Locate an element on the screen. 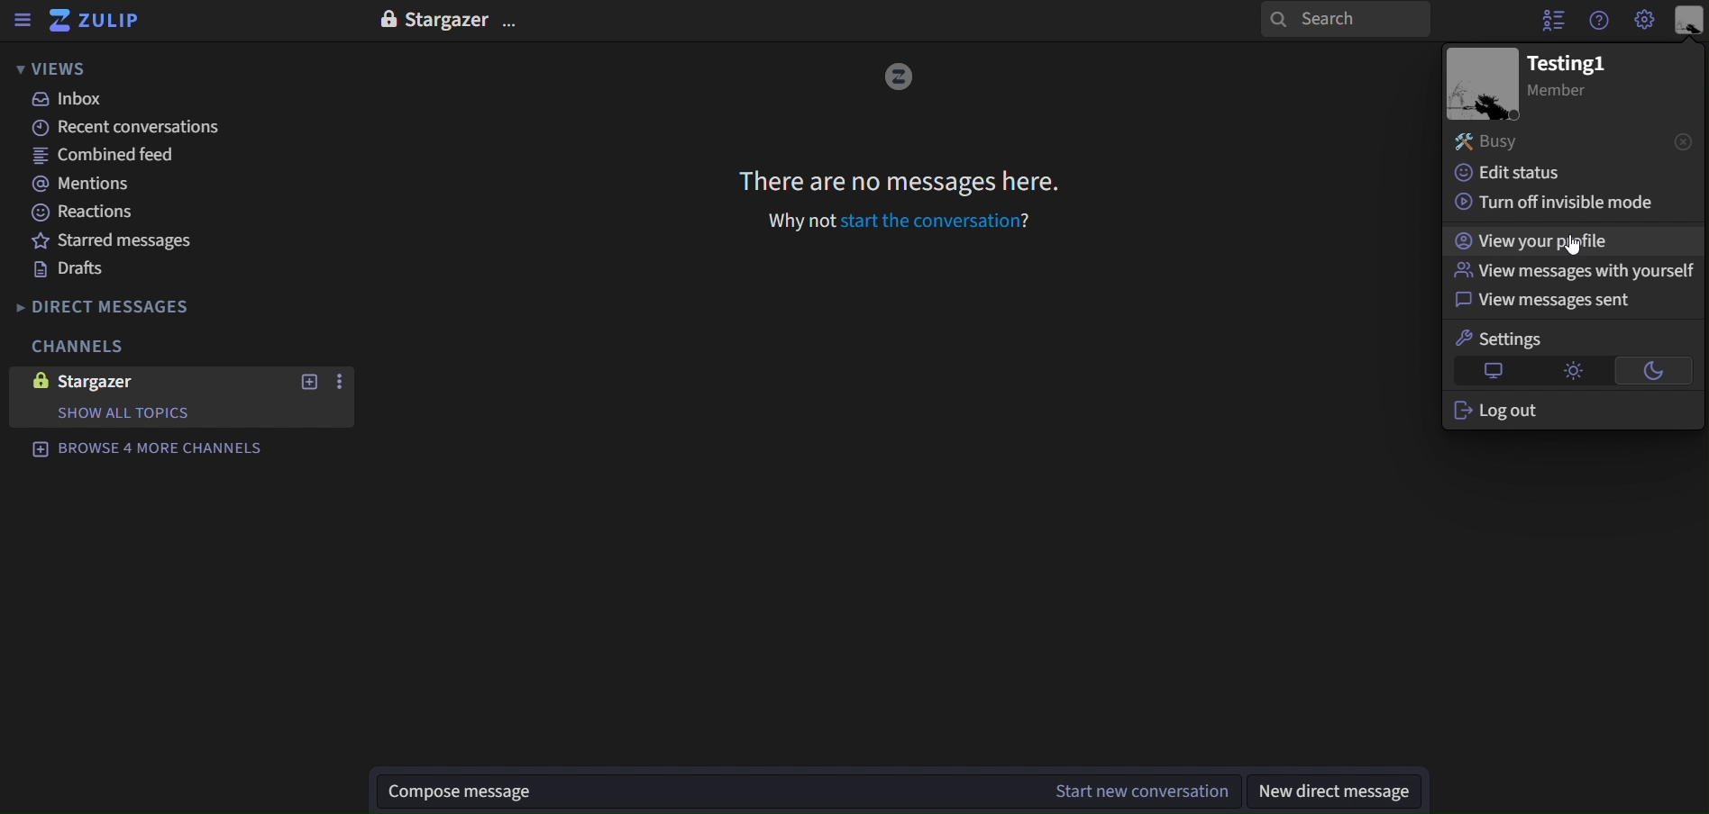 This screenshot has height=814, width=1709. dark is located at coordinates (1650, 372).